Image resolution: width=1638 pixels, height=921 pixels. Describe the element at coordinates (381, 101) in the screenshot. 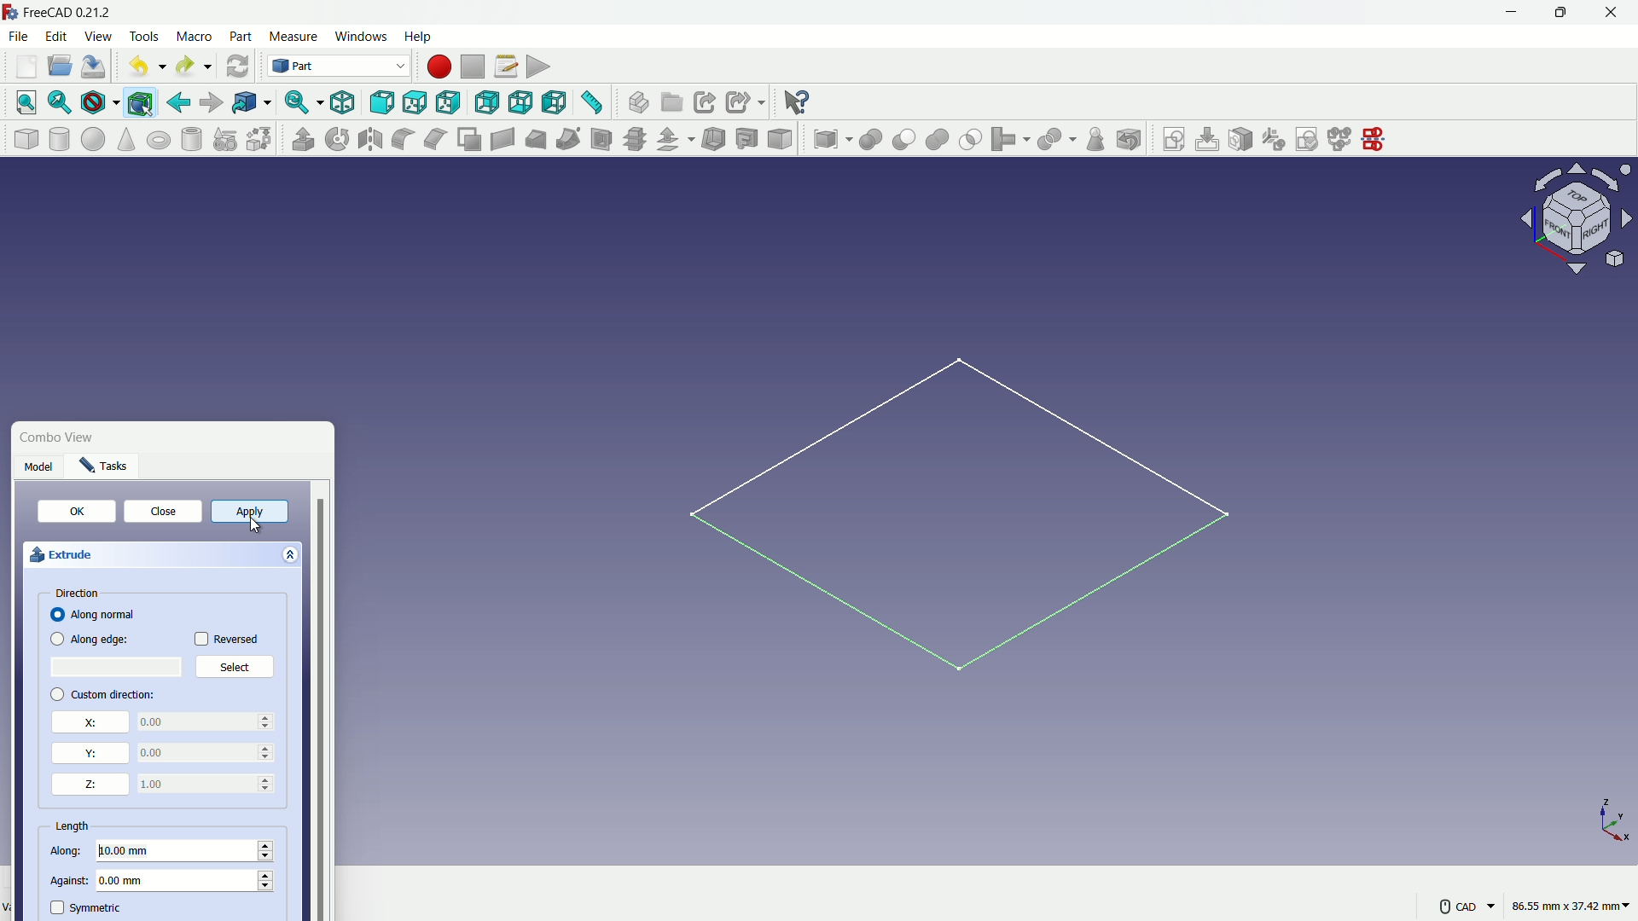

I see `front view` at that location.